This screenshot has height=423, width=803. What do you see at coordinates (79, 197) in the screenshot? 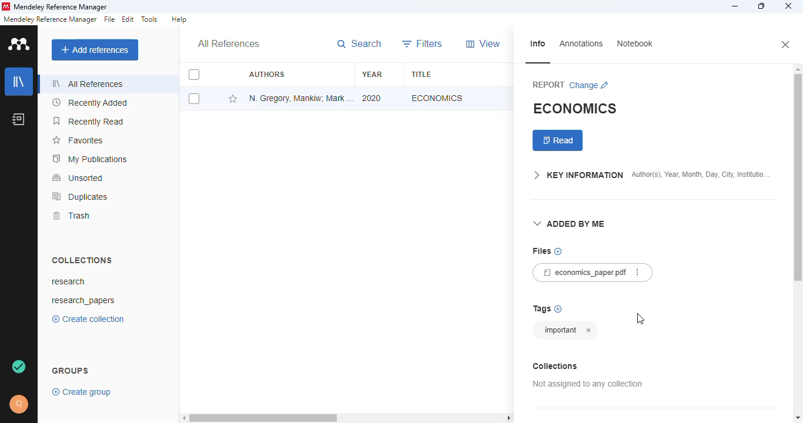
I see `duplicates` at bounding box center [79, 197].